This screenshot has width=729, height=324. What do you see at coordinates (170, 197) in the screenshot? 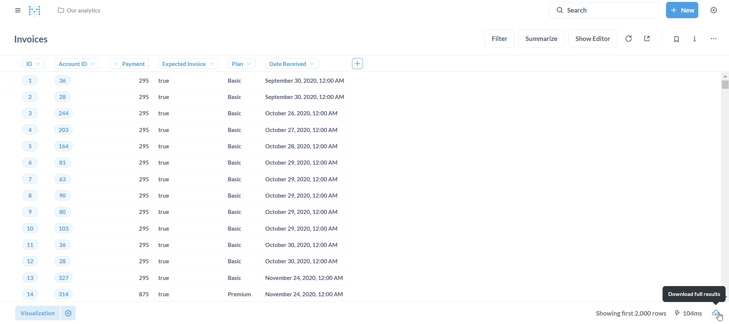
I see `true` at bounding box center [170, 197].